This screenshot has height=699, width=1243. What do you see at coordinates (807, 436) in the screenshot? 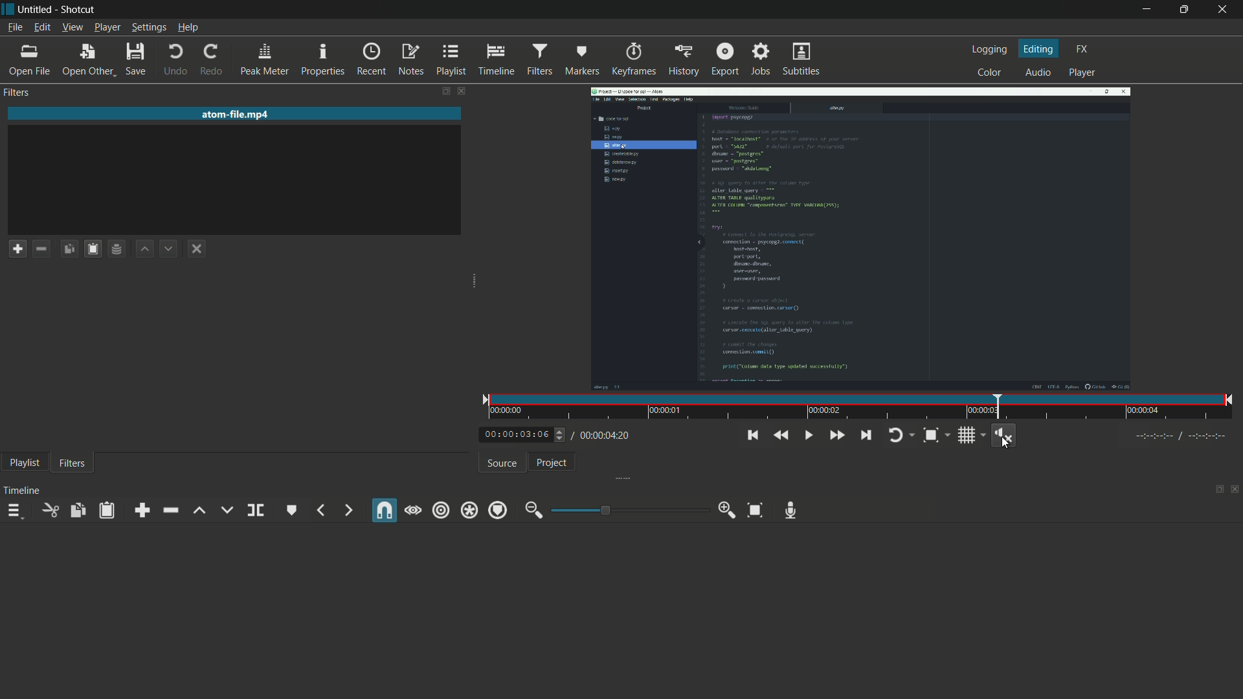
I see `toggle play or pause` at bounding box center [807, 436].